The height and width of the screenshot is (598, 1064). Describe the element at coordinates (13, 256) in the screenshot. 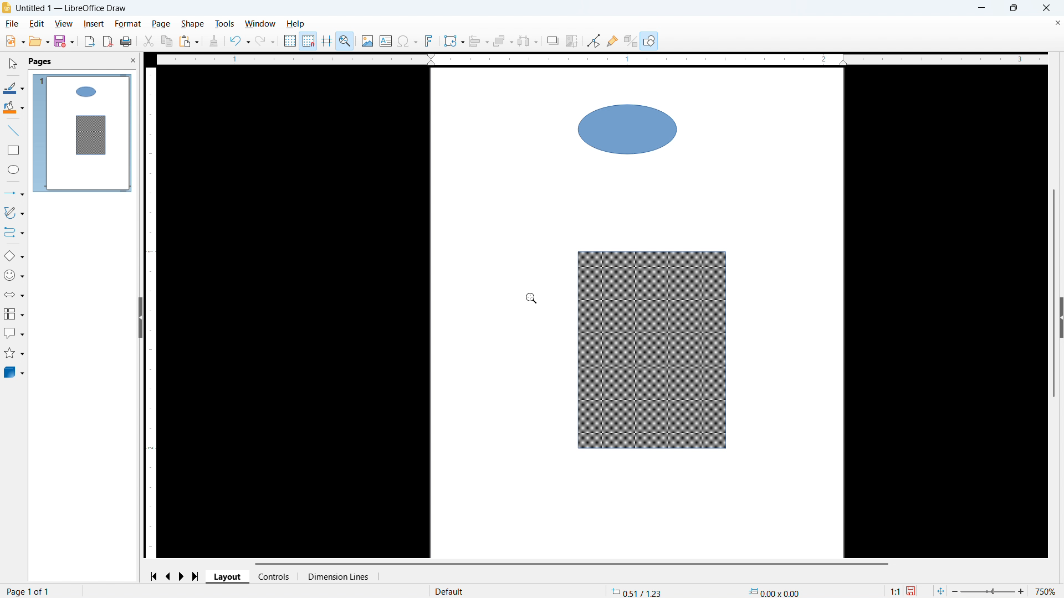

I see `Basic shapes ` at that location.